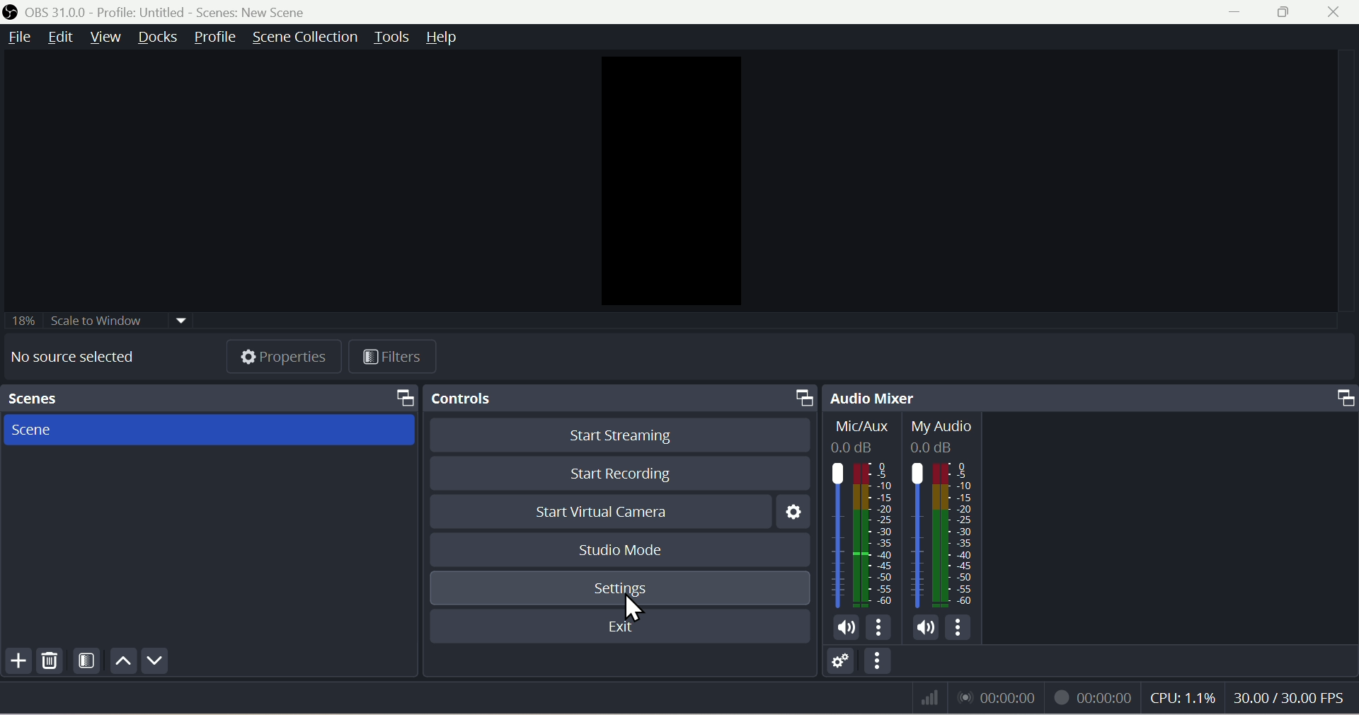 The height and width of the screenshot is (715, 1359). I want to click on Mic/Aux, so click(864, 513).